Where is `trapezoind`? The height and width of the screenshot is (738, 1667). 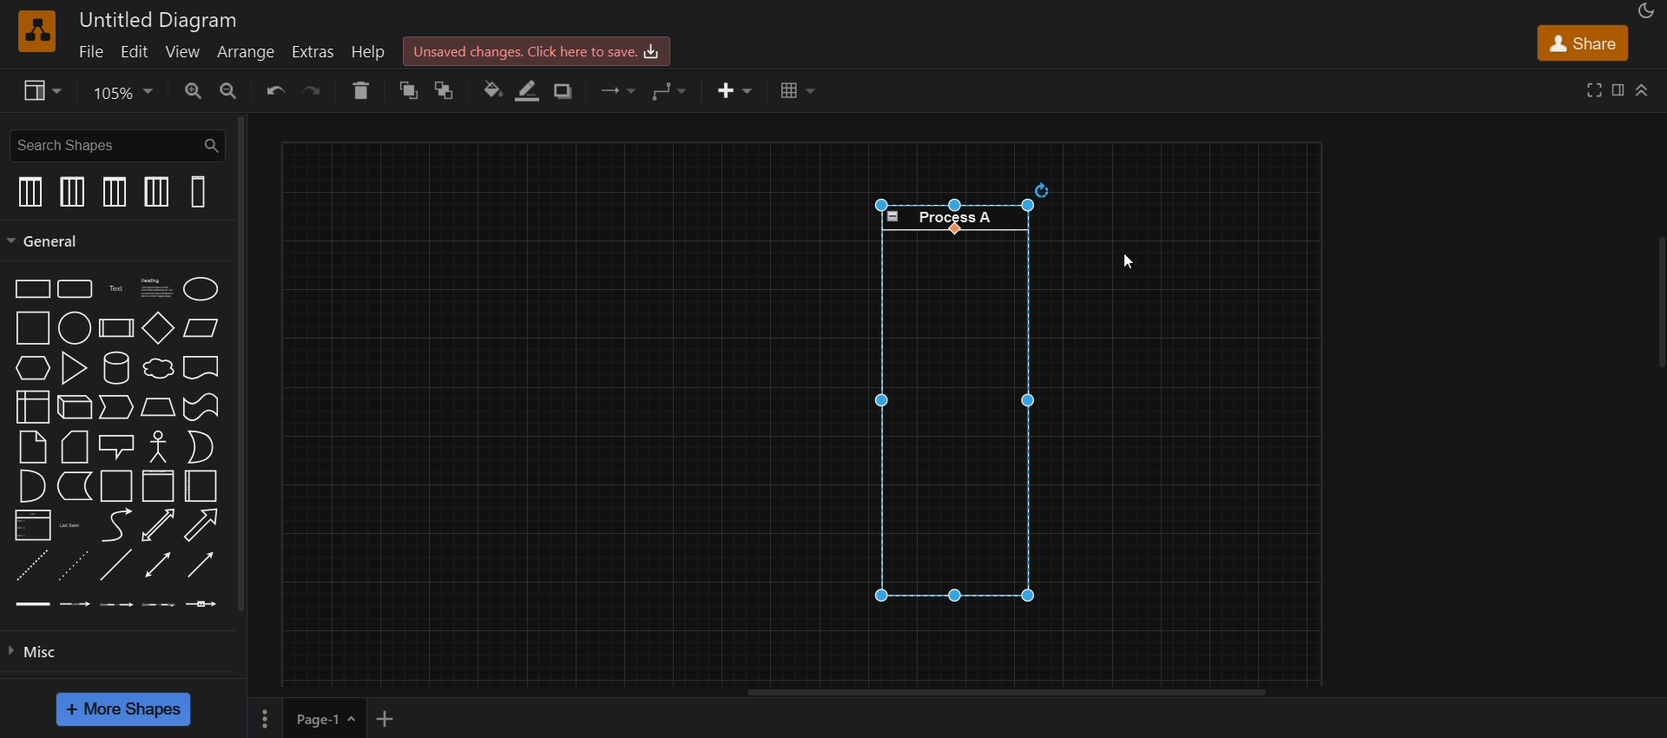
trapezoind is located at coordinates (155, 408).